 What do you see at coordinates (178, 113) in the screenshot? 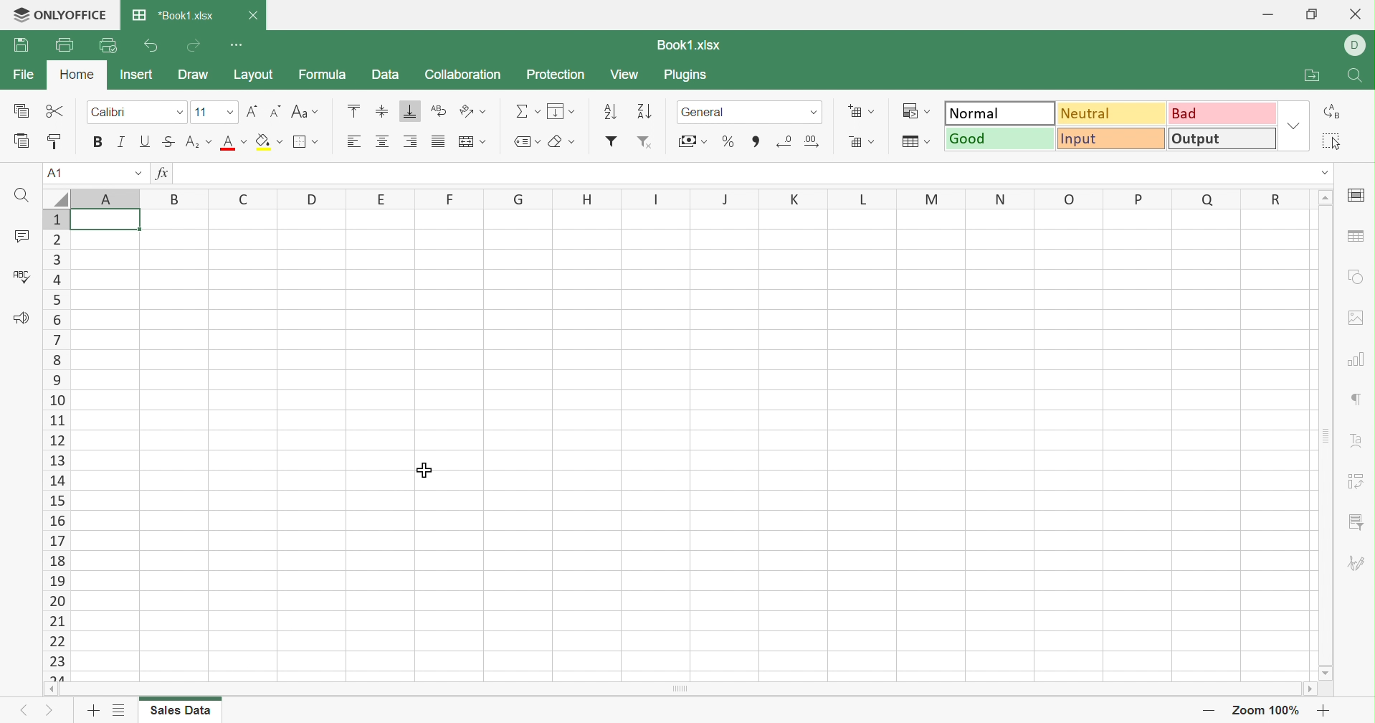
I see `Fonts drop down` at bounding box center [178, 113].